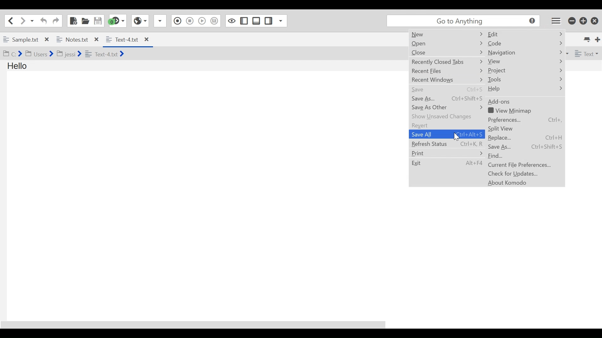 The height and width of the screenshot is (338, 602). What do you see at coordinates (457, 137) in the screenshot?
I see `cursor` at bounding box center [457, 137].